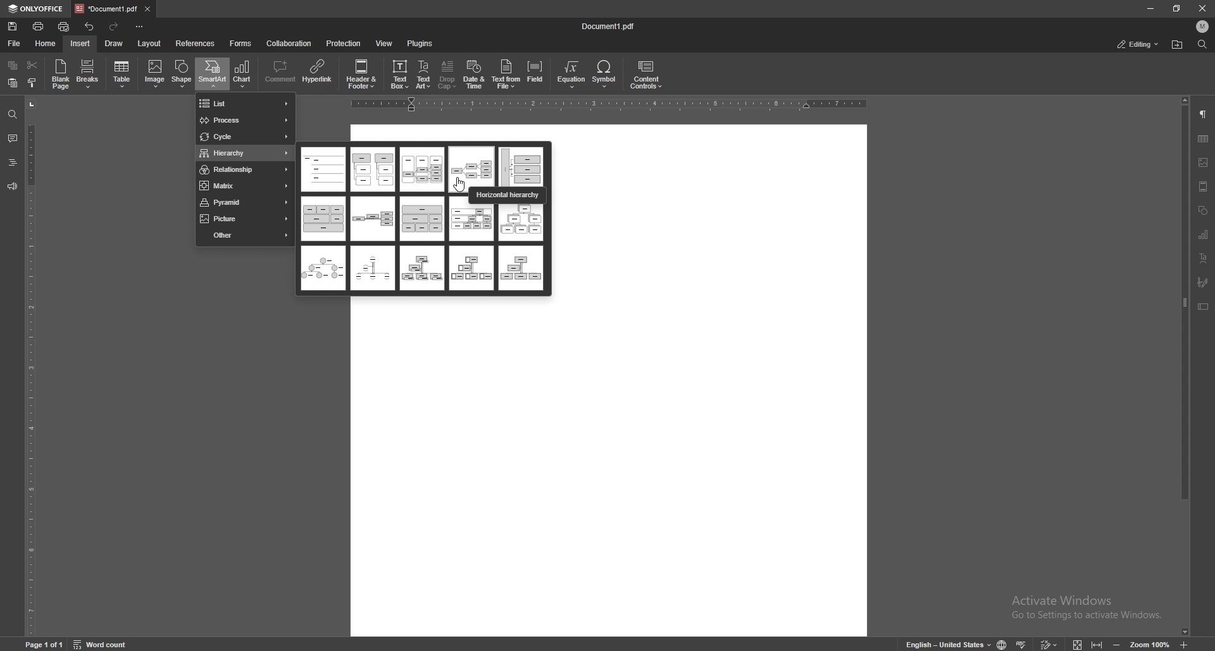  What do you see at coordinates (521, 165) in the screenshot?
I see `hierarchy smart art` at bounding box center [521, 165].